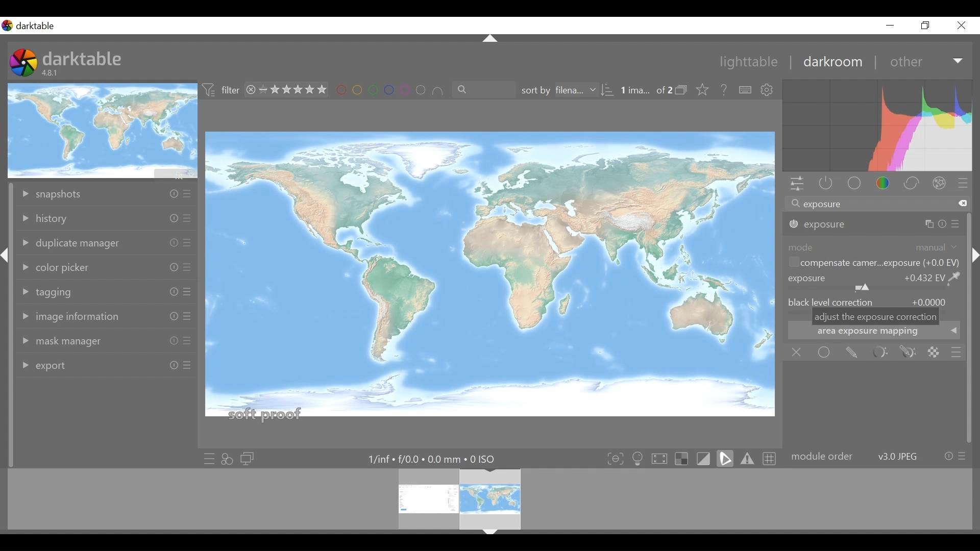  What do you see at coordinates (913, 184) in the screenshot?
I see `correct` at bounding box center [913, 184].